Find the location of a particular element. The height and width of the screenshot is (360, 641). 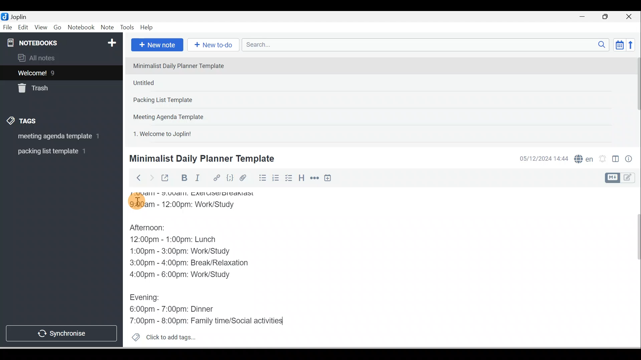

Minimalist Daily Planner Template is located at coordinates (201, 159).